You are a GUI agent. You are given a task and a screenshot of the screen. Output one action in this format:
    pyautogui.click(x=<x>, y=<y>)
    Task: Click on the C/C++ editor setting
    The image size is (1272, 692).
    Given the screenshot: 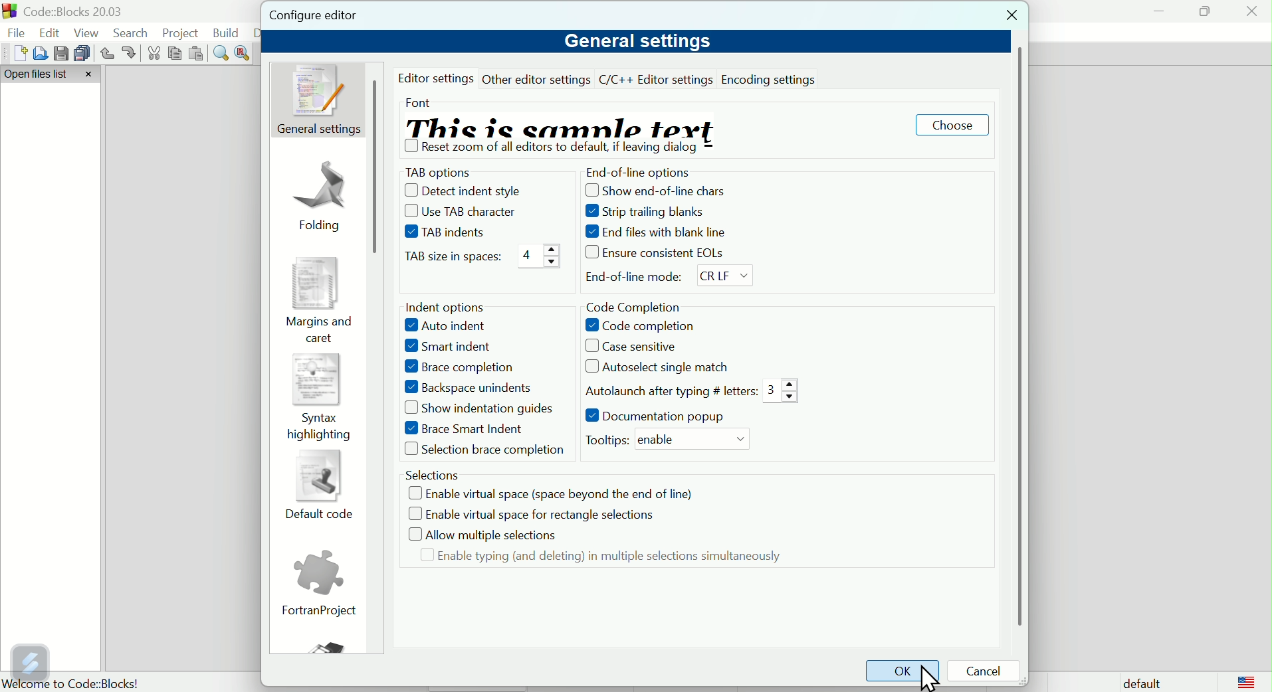 What is the action you would take?
    pyautogui.click(x=657, y=80)
    